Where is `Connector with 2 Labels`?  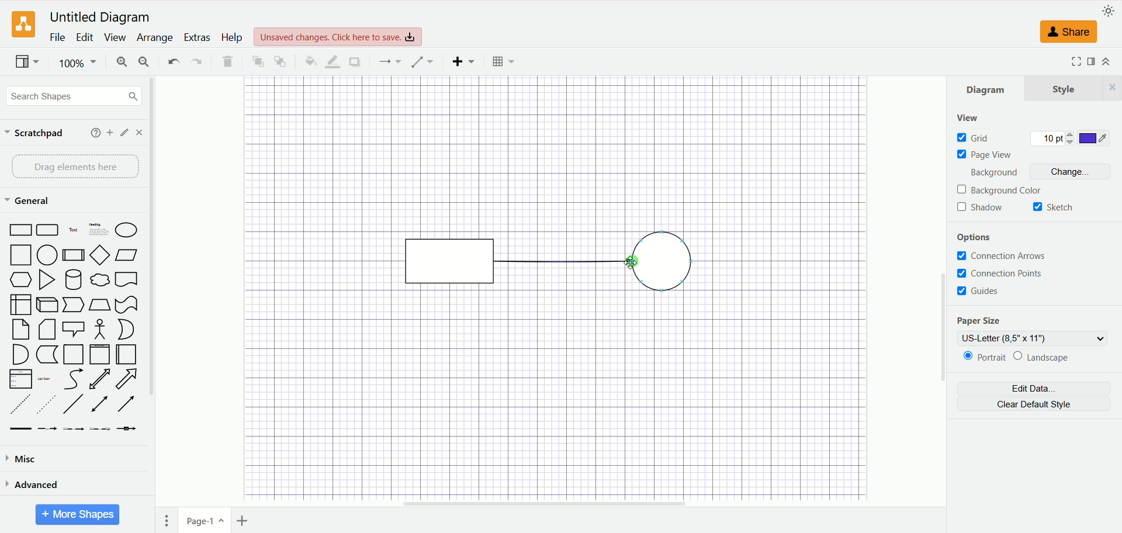 Connector with 2 Labels is located at coordinates (74, 431).